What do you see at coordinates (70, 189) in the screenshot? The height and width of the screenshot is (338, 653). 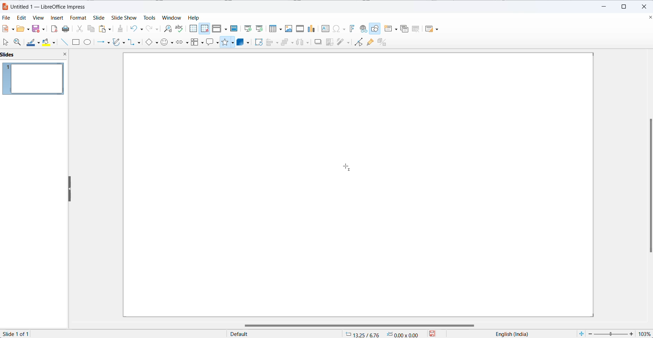 I see `resize` at bounding box center [70, 189].